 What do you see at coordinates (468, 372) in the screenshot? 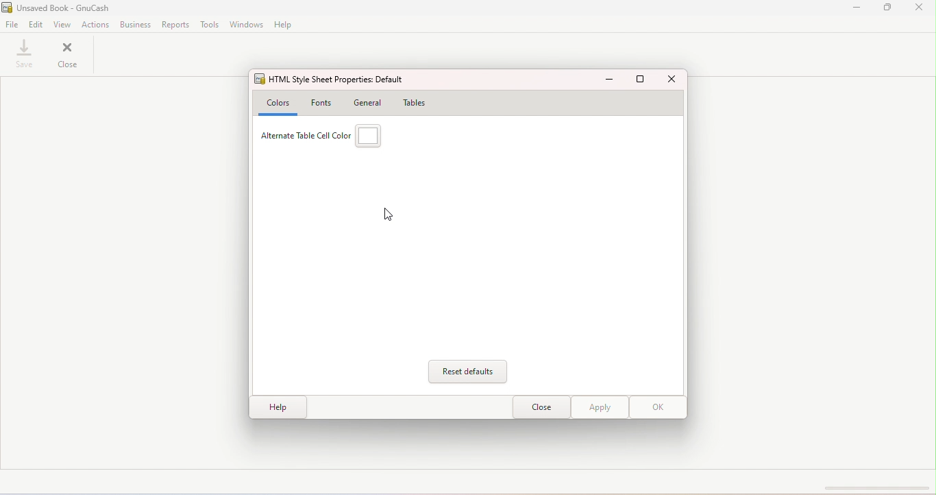
I see `Reset defaults` at bounding box center [468, 372].